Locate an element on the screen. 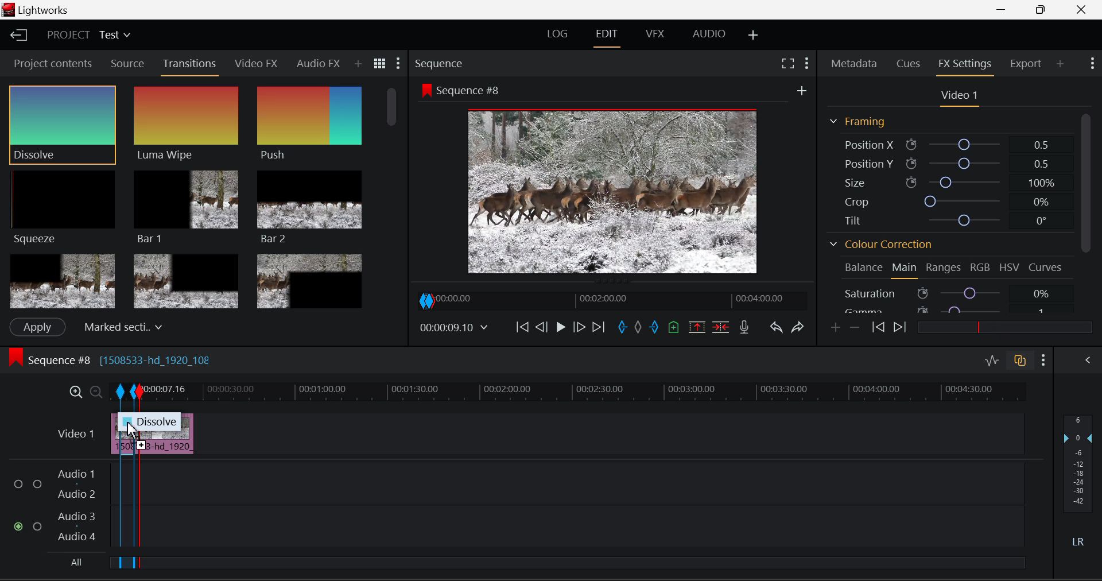  Size is located at coordinates (946, 182).